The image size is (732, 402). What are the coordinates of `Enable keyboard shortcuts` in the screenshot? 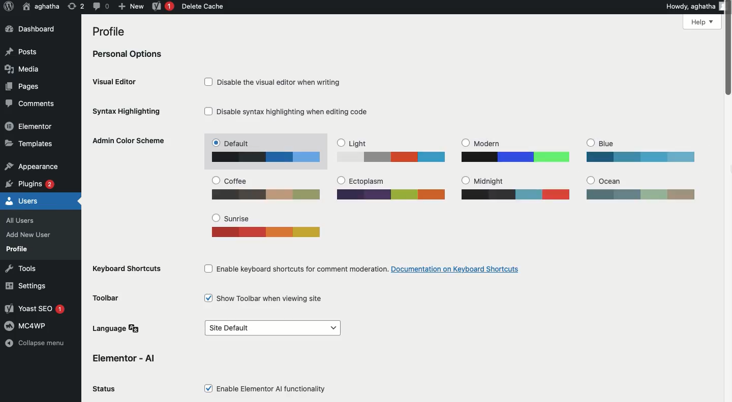 It's located at (363, 267).